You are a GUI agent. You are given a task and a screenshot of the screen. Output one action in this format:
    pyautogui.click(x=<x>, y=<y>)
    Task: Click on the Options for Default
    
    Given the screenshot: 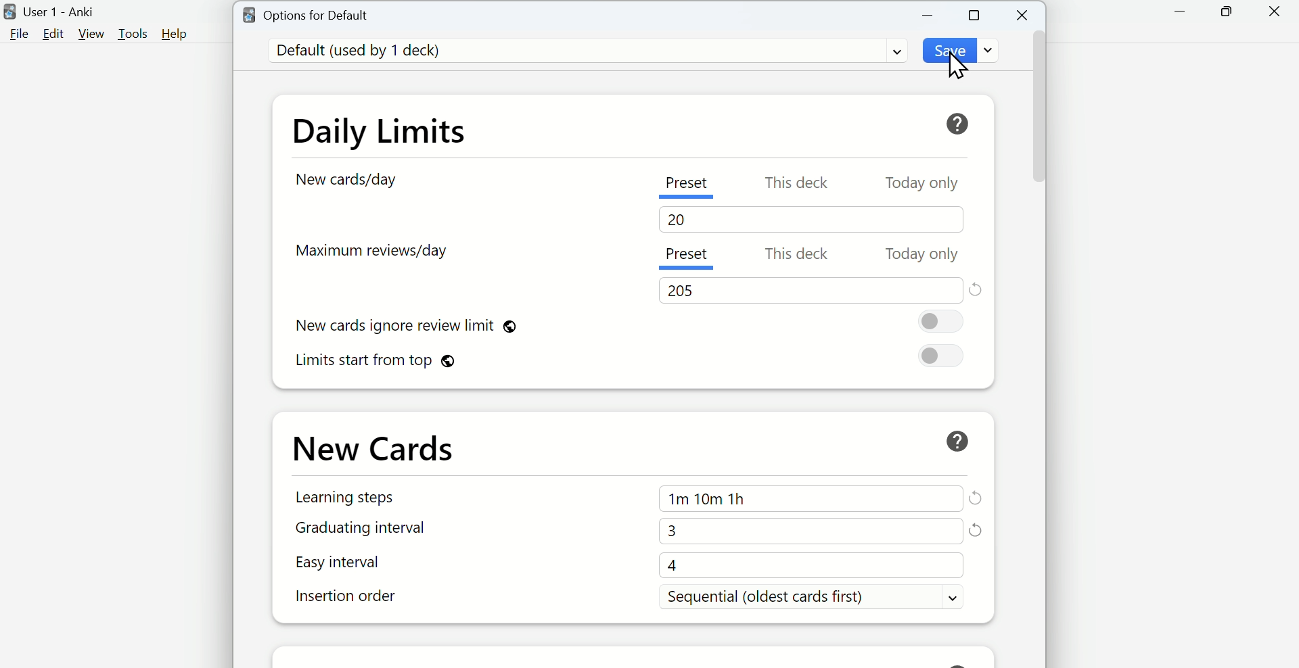 What is the action you would take?
    pyautogui.click(x=315, y=16)
    